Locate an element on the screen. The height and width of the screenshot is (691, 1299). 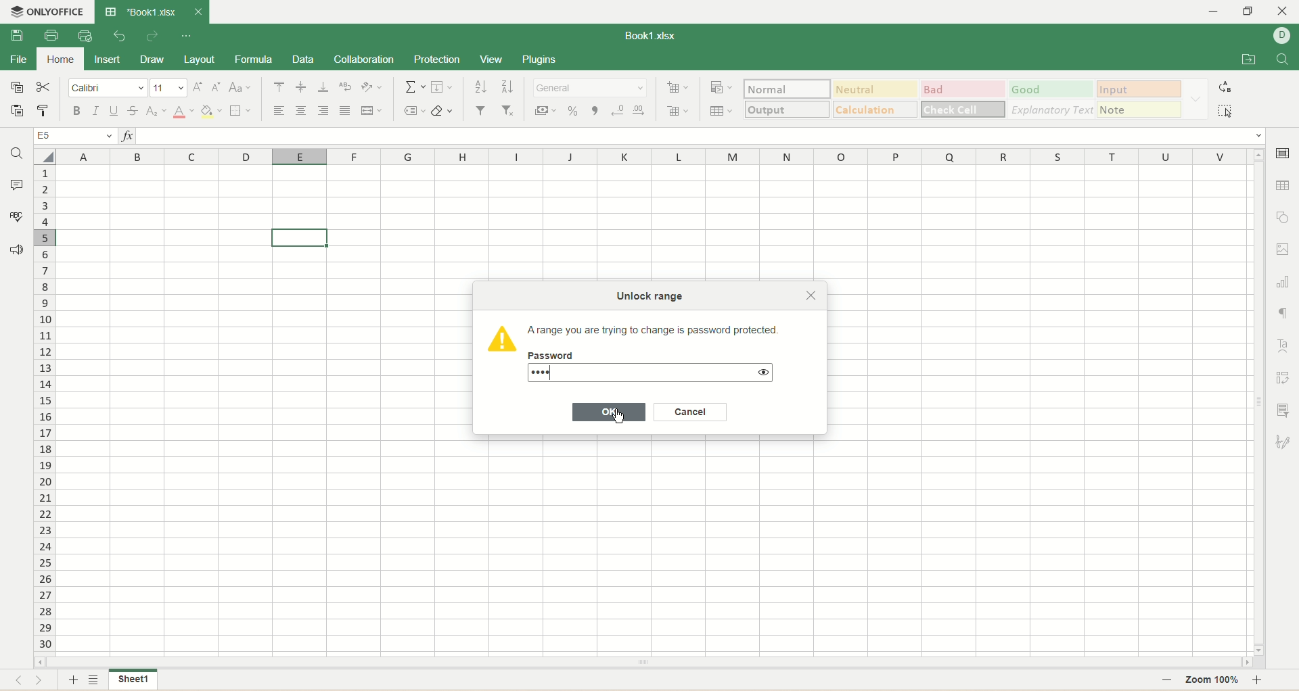
add sheet is located at coordinates (71, 680).